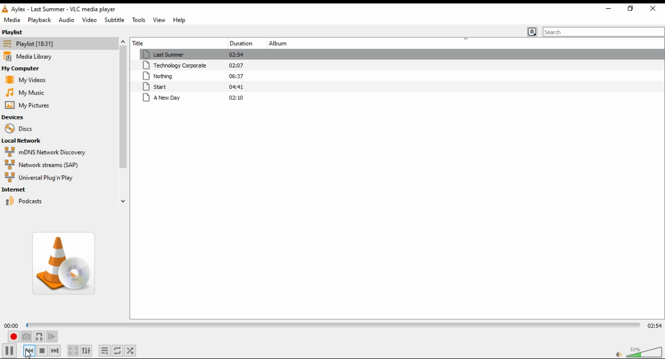 The width and height of the screenshot is (665, 359). Describe the element at coordinates (645, 351) in the screenshot. I see `volume` at that location.